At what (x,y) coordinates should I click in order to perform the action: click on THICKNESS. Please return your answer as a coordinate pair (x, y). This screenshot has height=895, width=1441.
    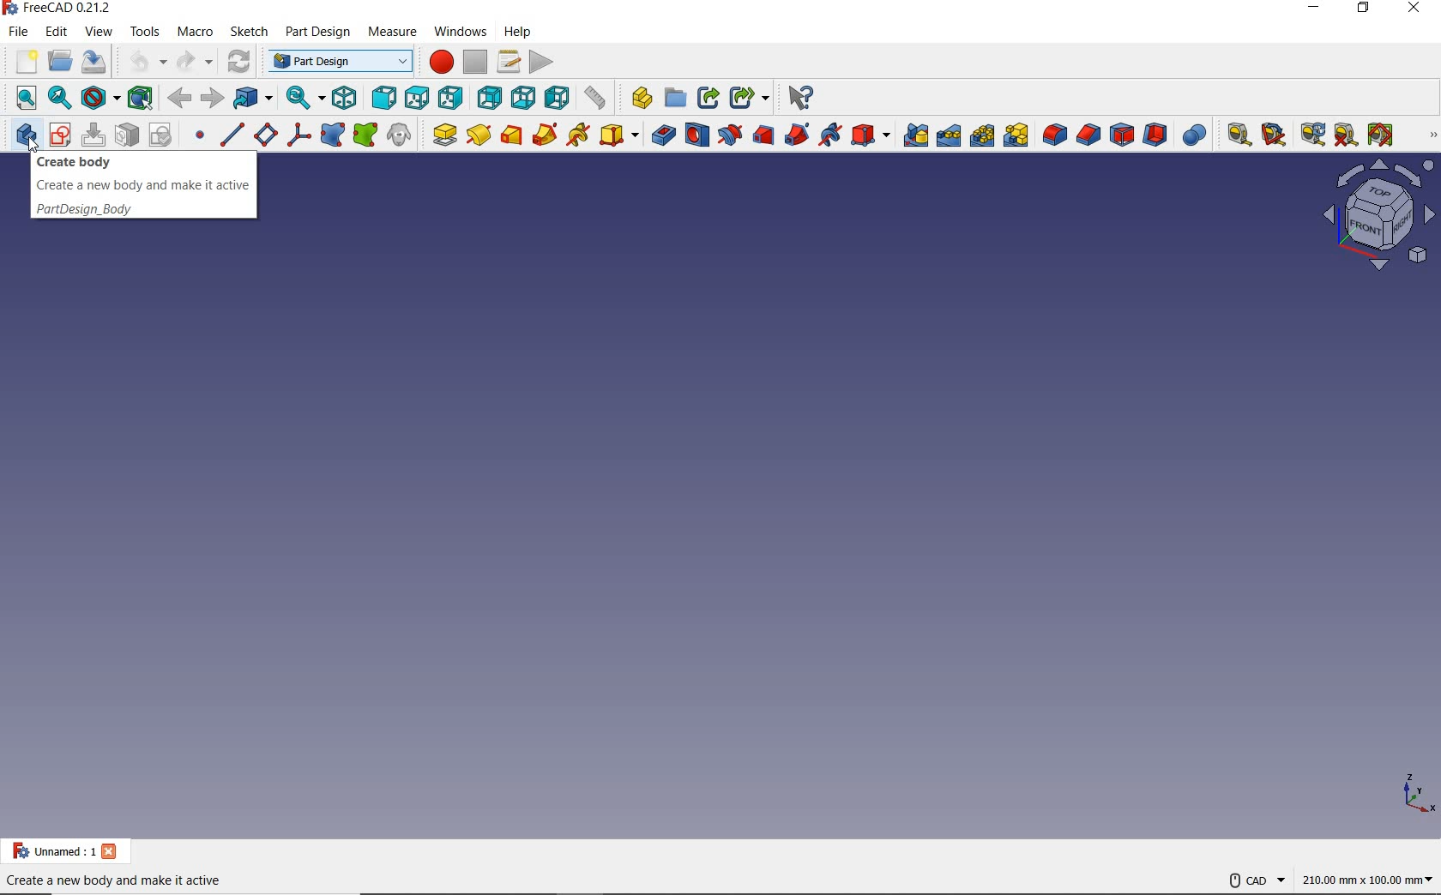
    Looking at the image, I should click on (1156, 132).